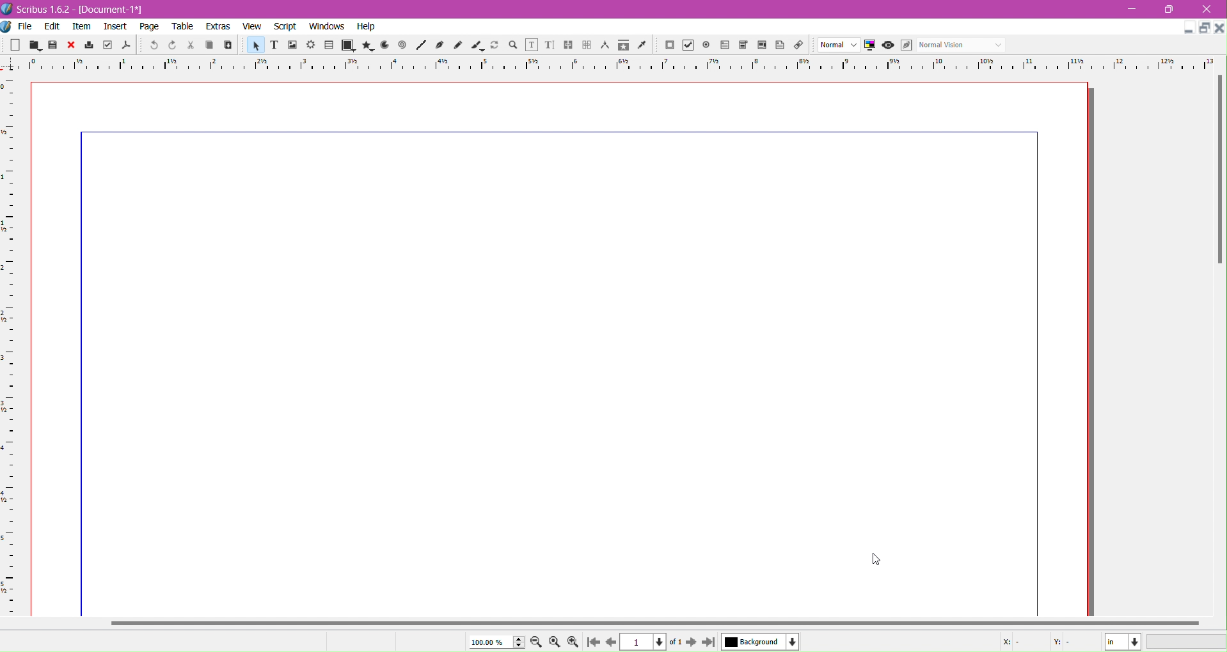  Describe the element at coordinates (287, 27) in the screenshot. I see `script menu` at that location.